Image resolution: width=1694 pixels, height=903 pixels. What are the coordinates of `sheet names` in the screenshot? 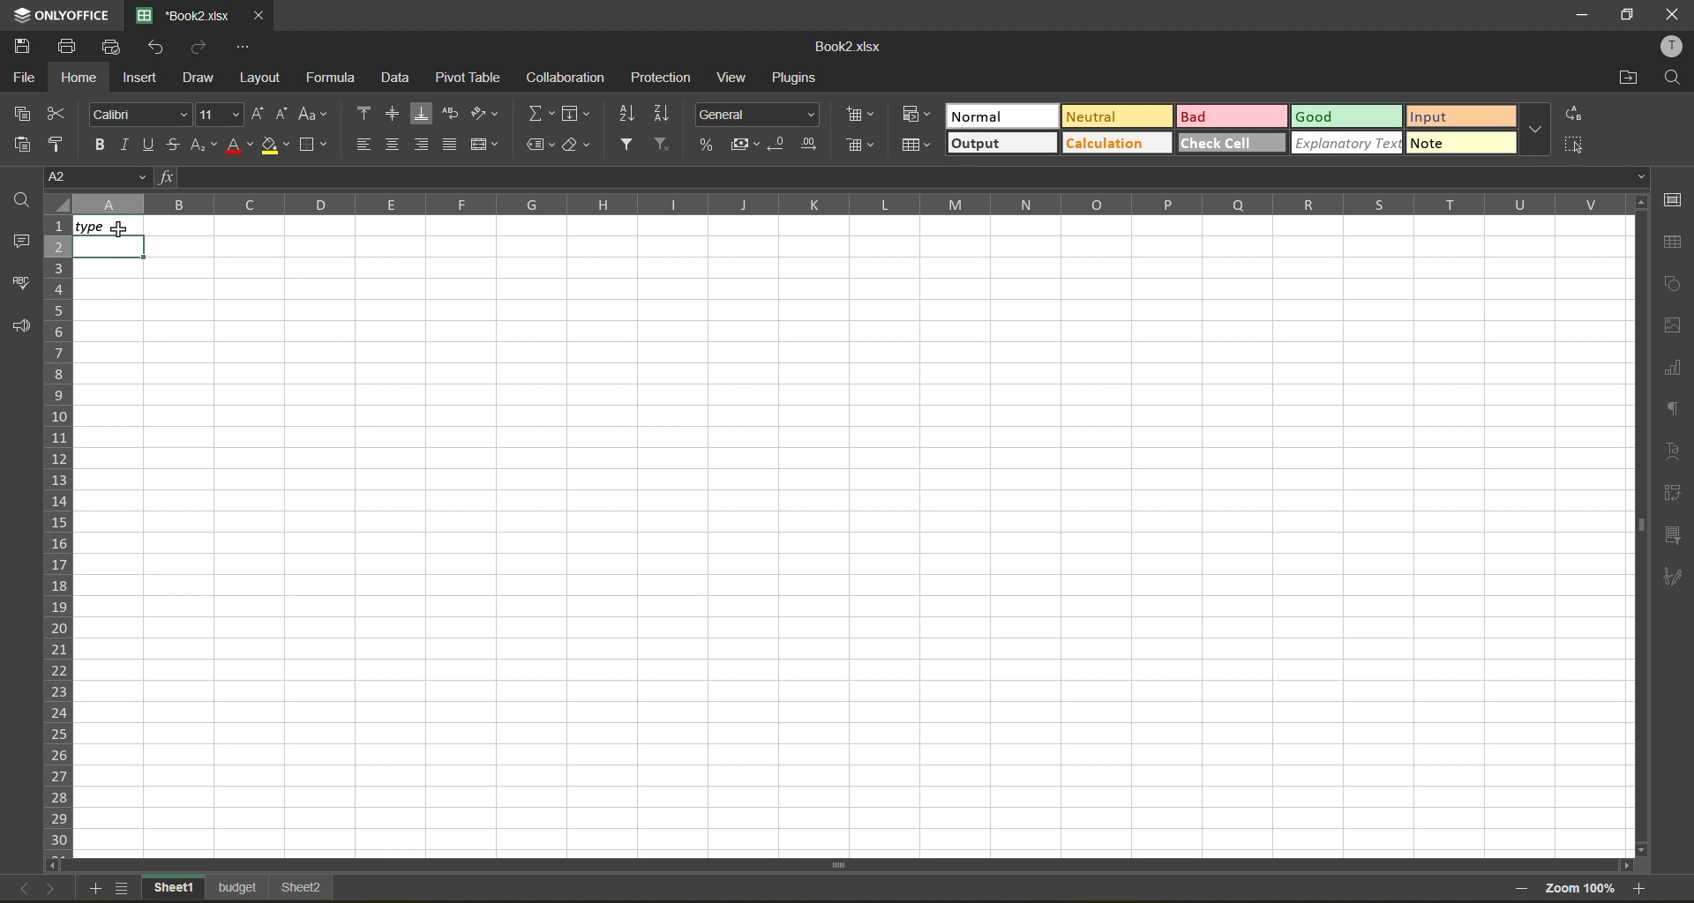 It's located at (242, 887).